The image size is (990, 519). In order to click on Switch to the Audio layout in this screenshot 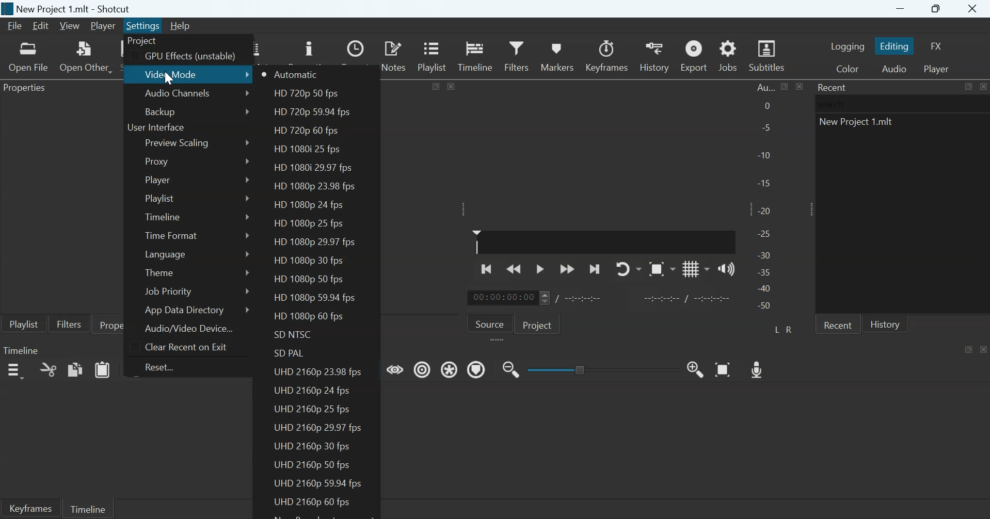, I will do `click(894, 68)`.